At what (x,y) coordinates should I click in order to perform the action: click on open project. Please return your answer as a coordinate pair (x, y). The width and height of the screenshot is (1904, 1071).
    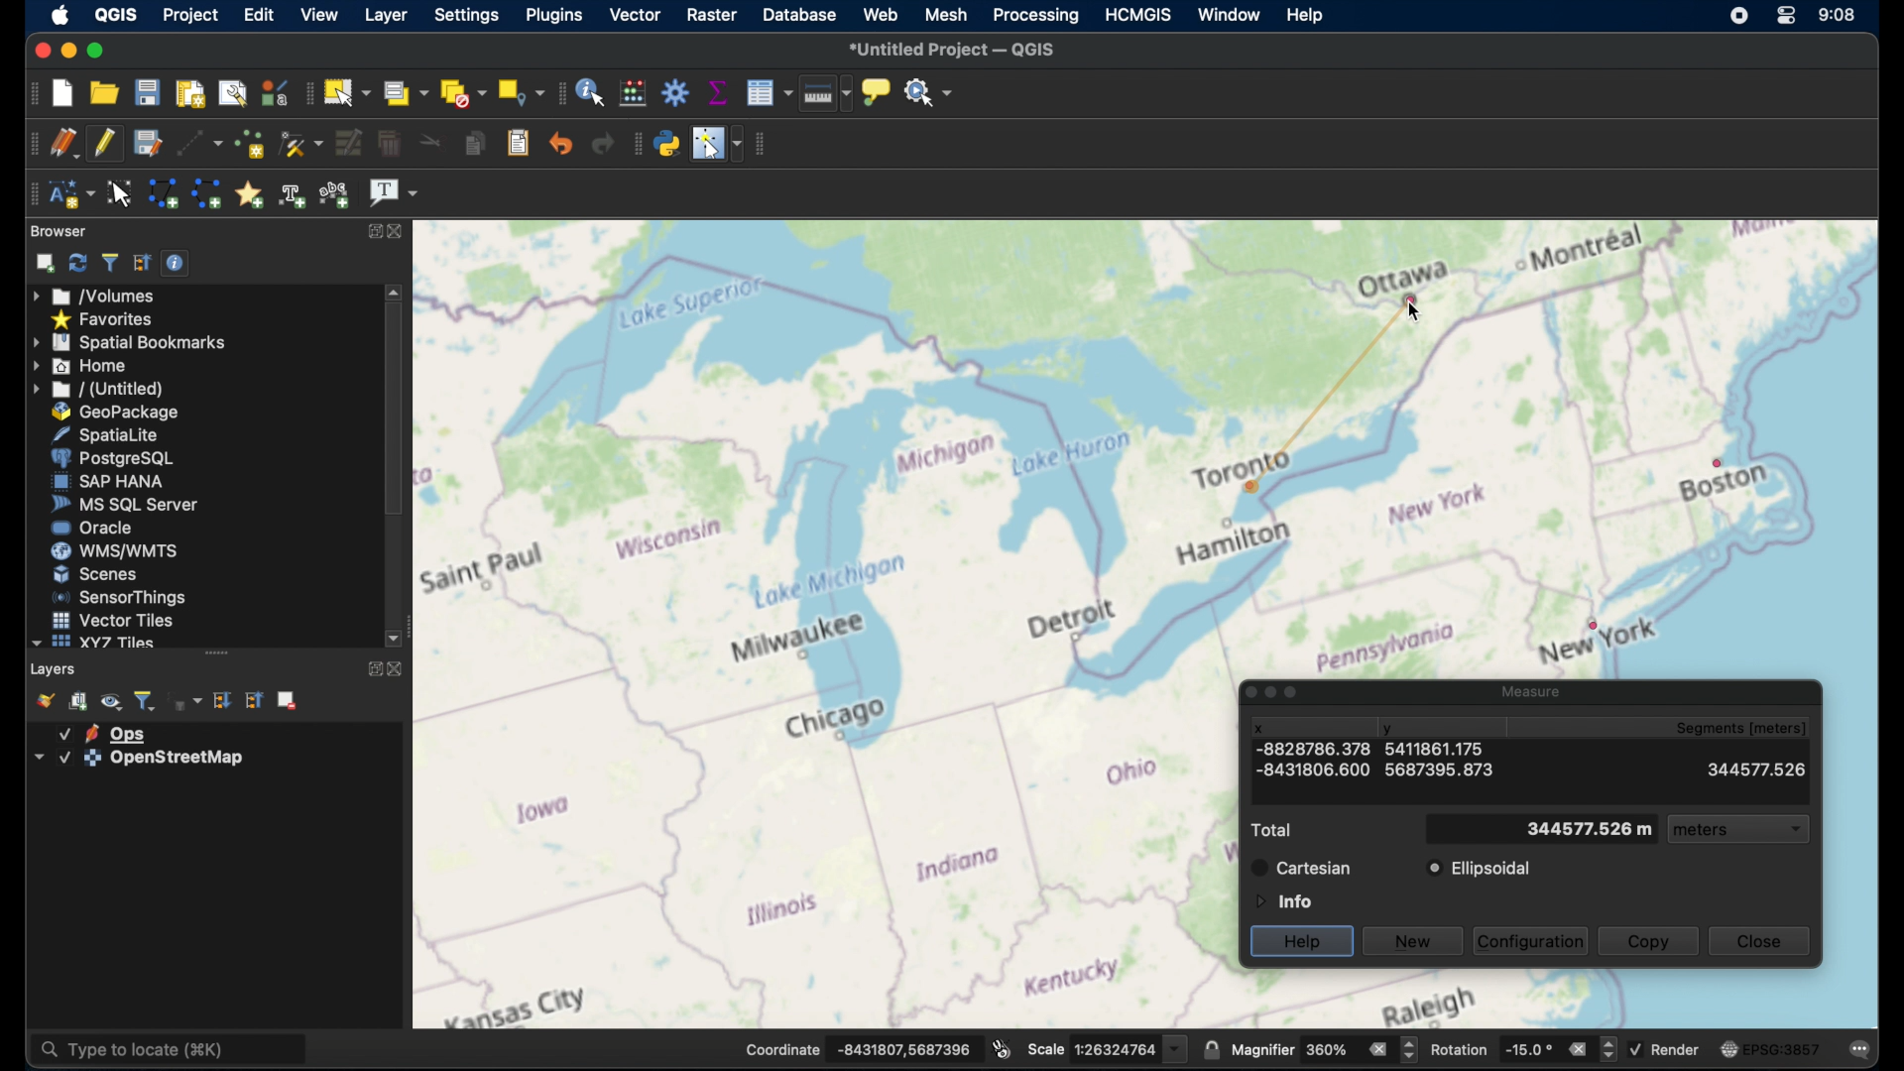
    Looking at the image, I should click on (107, 92).